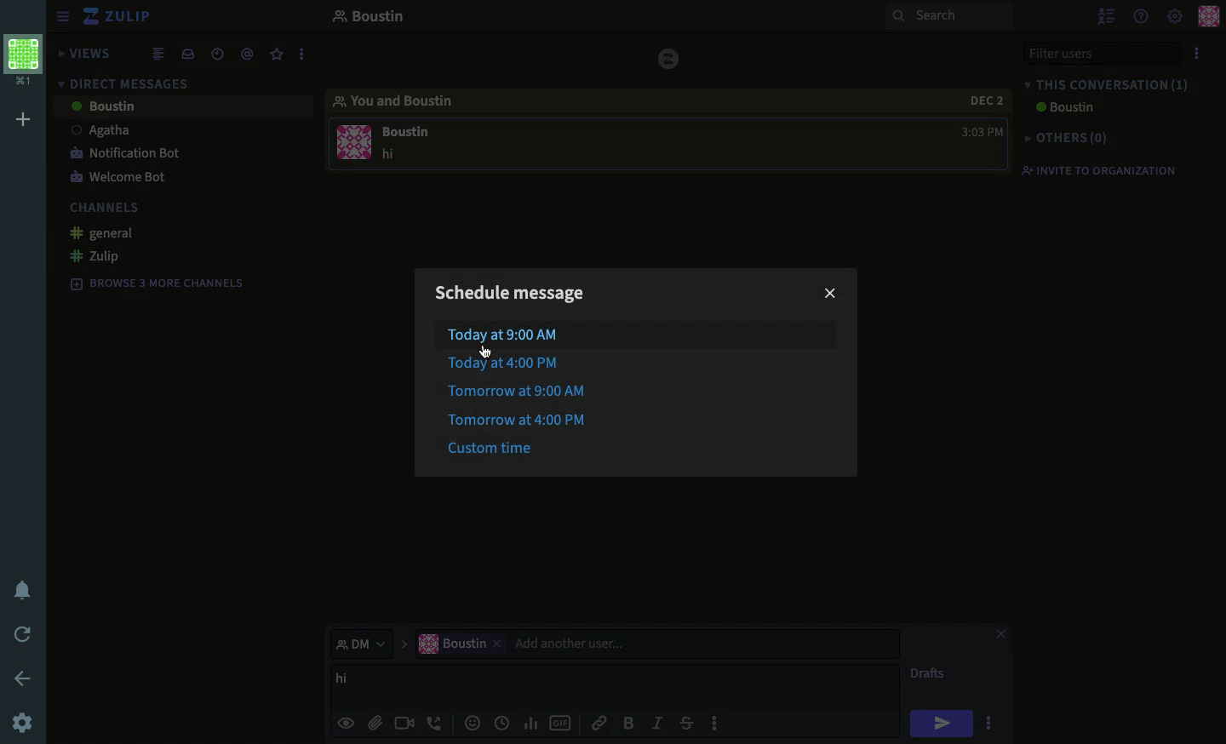 This screenshot has width=1226, height=744. Describe the element at coordinates (1106, 169) in the screenshot. I see `invite to organization` at that location.